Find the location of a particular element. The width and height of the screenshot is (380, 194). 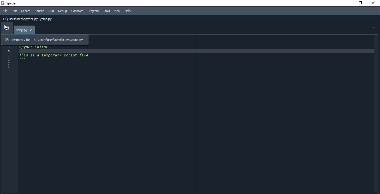

View is located at coordinates (117, 11).